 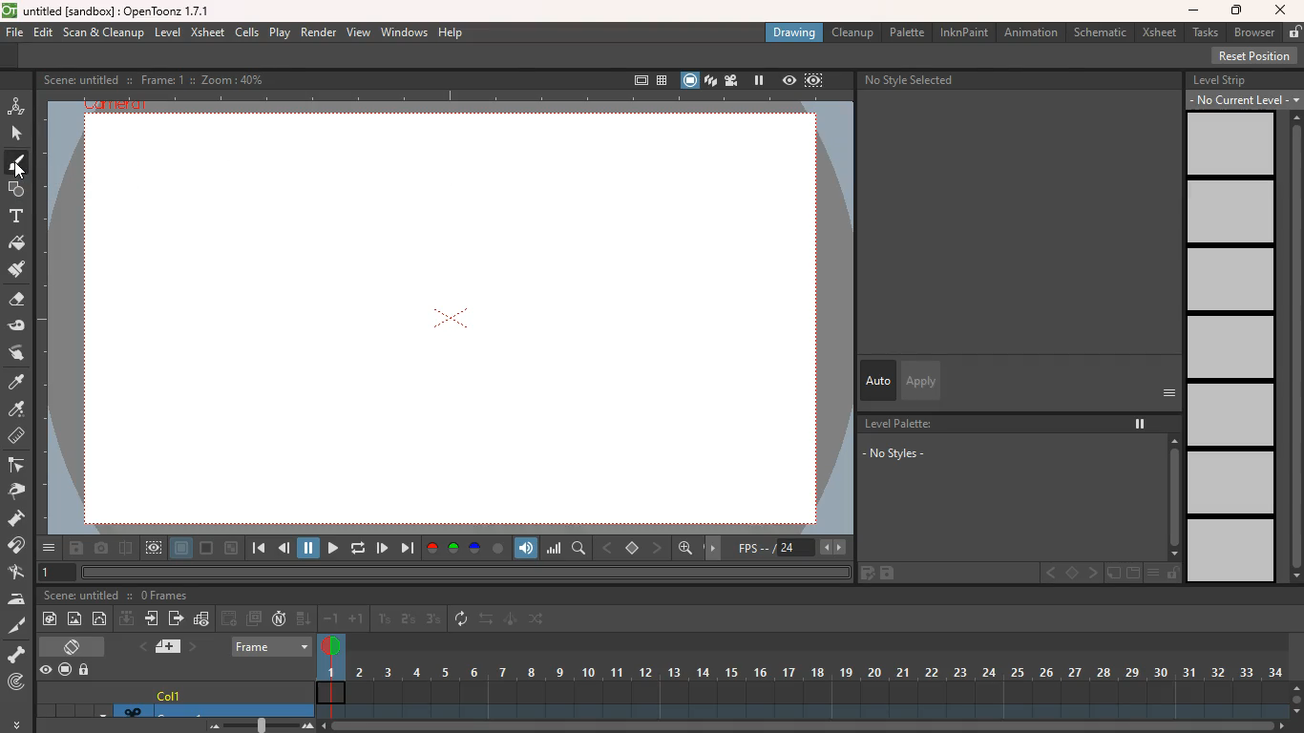 I want to click on swap, so click(x=488, y=620).